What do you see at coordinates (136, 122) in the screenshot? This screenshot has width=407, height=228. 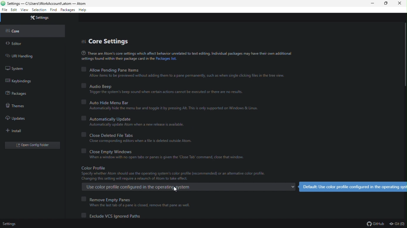 I see `automatically update` at bounding box center [136, 122].